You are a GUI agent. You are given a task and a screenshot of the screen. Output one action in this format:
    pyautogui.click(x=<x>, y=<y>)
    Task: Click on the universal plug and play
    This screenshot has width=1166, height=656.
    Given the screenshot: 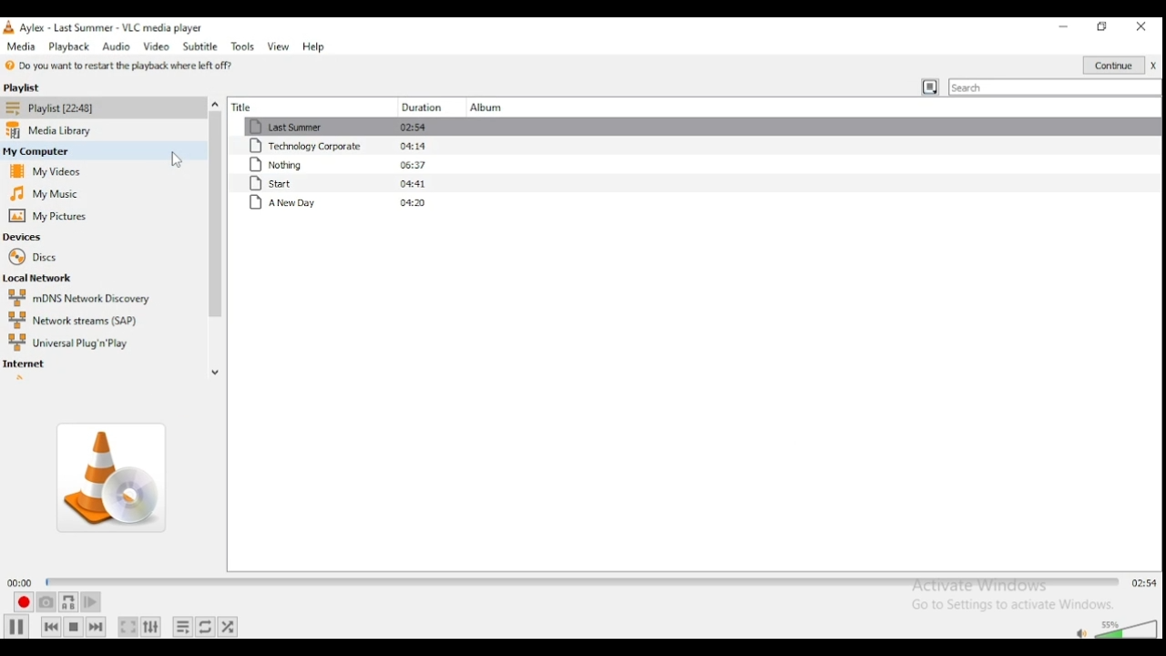 What is the action you would take?
    pyautogui.click(x=68, y=342)
    